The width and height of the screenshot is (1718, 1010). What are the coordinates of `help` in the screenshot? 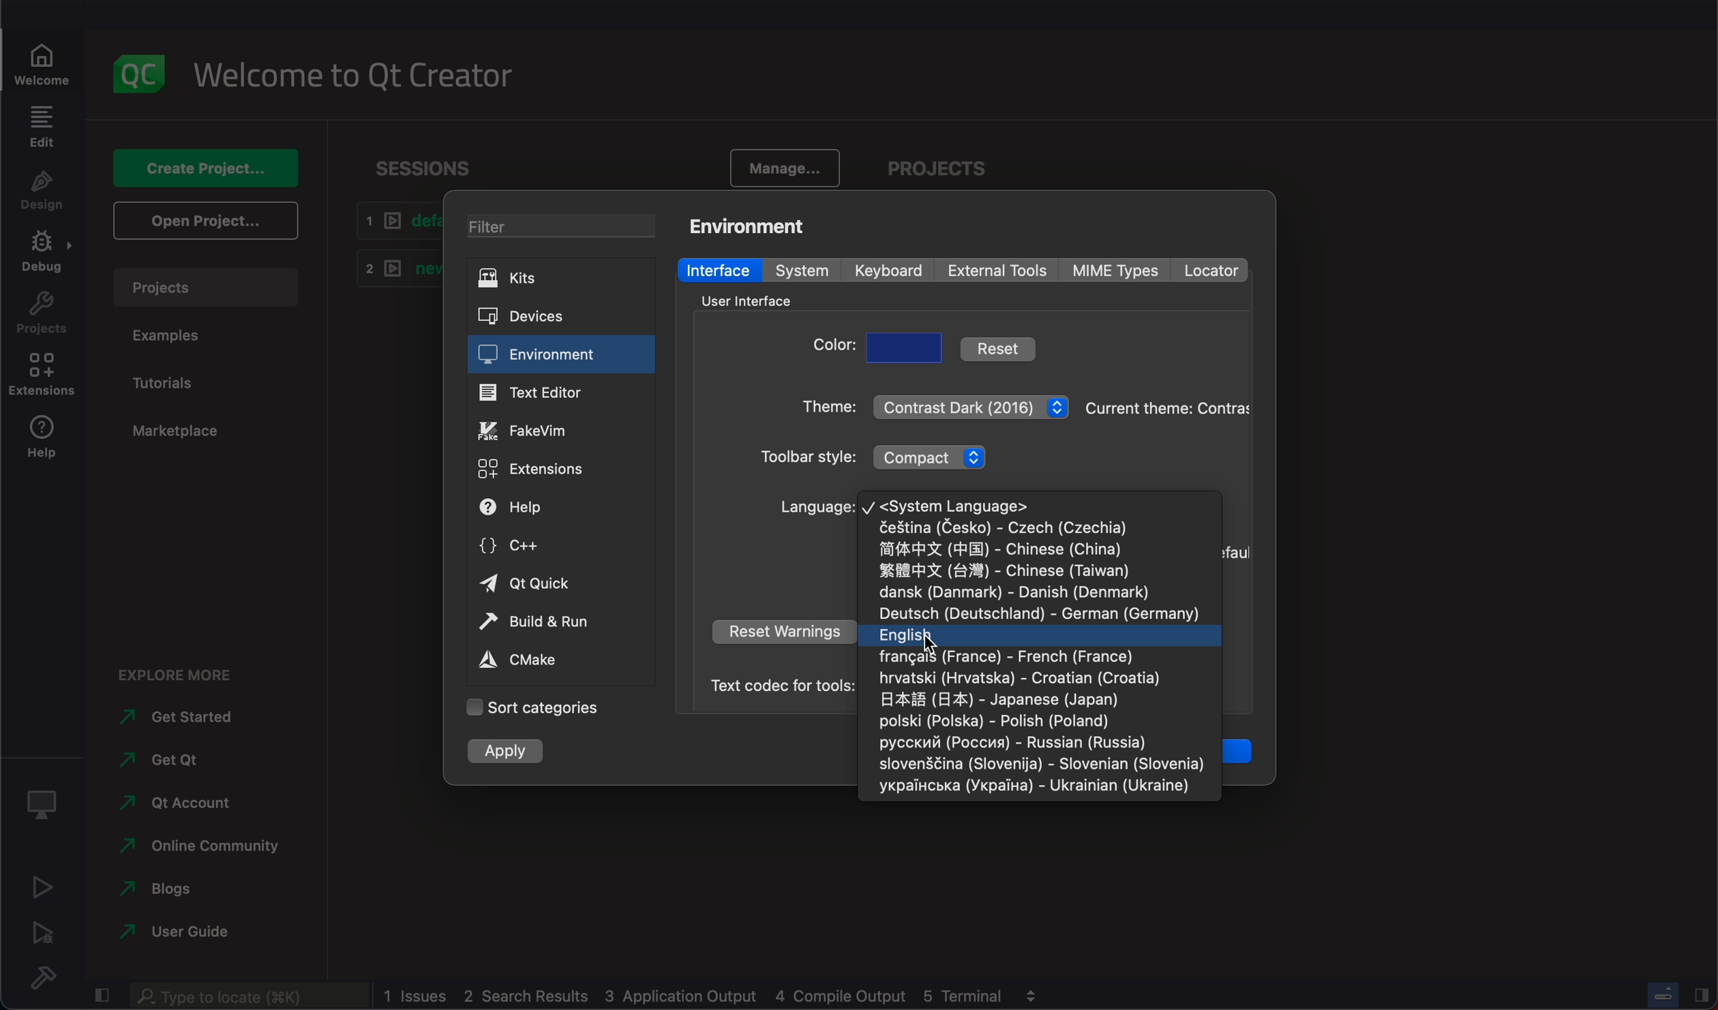 It's located at (43, 440).